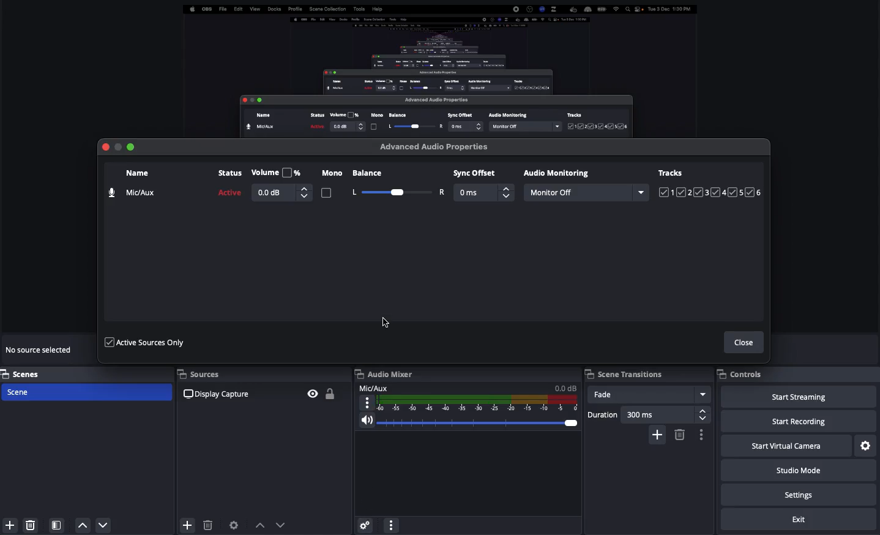 The width and height of the screenshot is (880, 535). I want to click on Status, so click(230, 184).